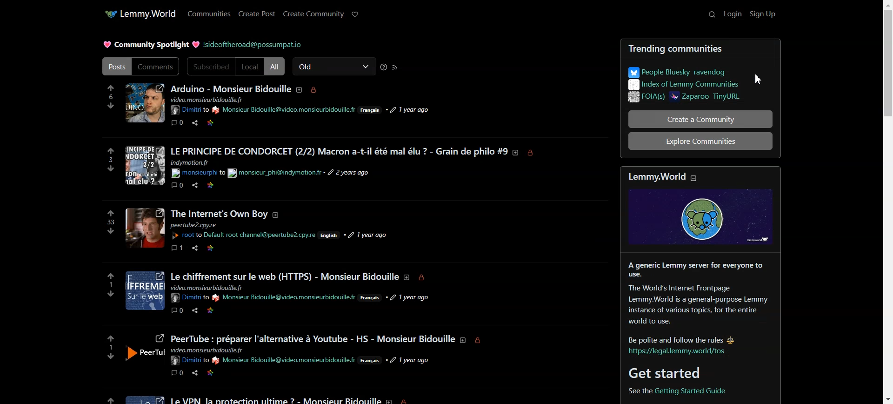 The width and height of the screenshot is (893, 404). What do you see at coordinates (111, 92) in the screenshot?
I see `Upvote` at bounding box center [111, 92].